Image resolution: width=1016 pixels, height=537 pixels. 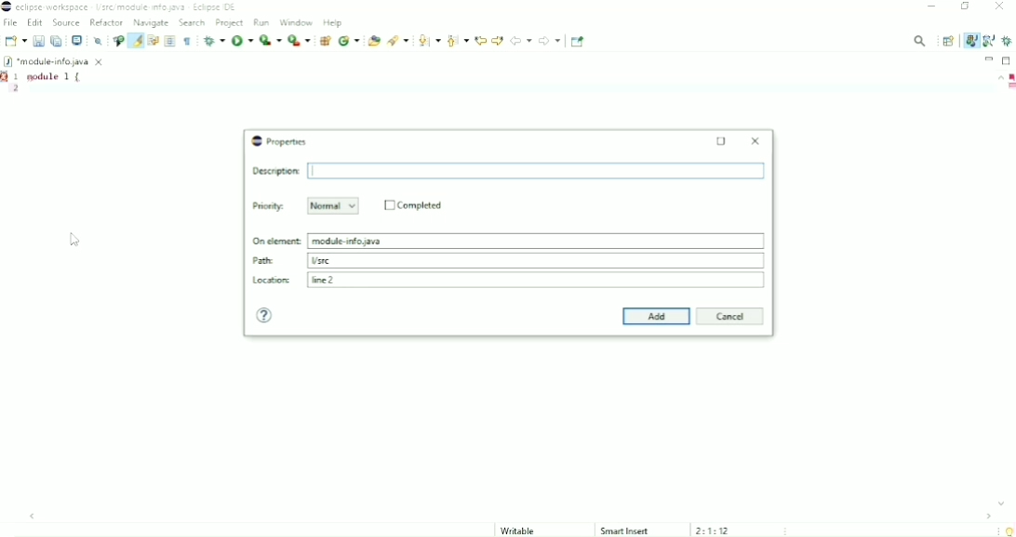 What do you see at coordinates (270, 40) in the screenshot?
I see `Coverage` at bounding box center [270, 40].